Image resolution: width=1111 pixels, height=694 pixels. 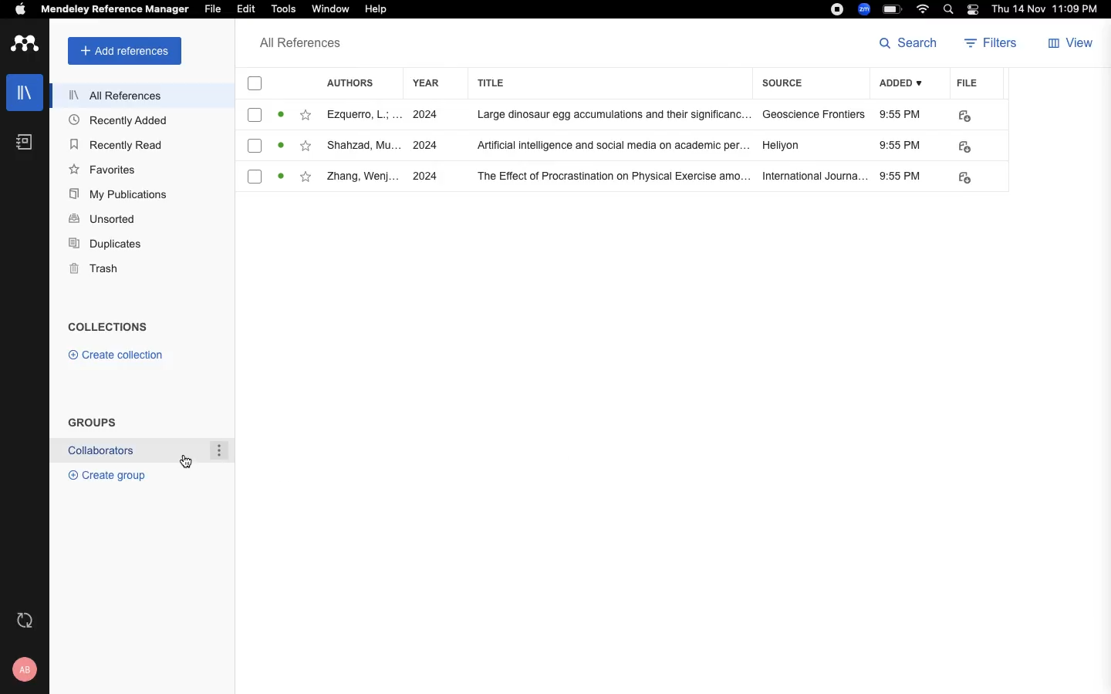 What do you see at coordinates (104, 220) in the screenshot?
I see `Unsorted` at bounding box center [104, 220].